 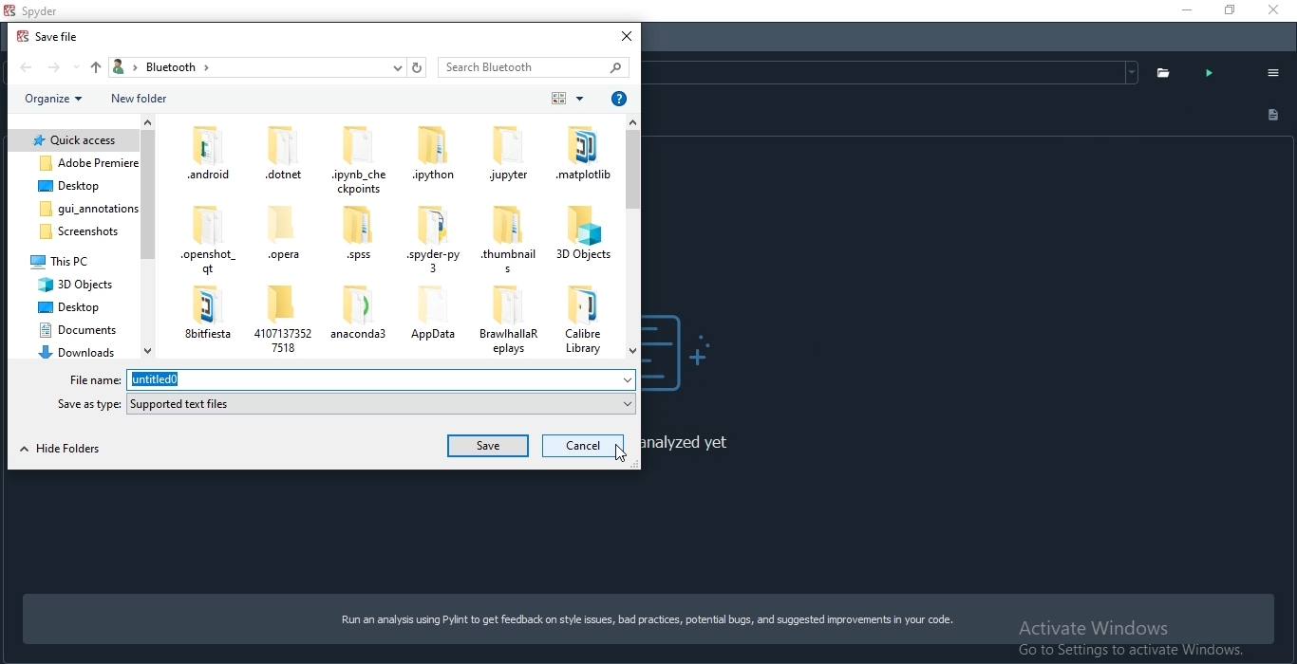 I want to click on close, so click(x=626, y=35).